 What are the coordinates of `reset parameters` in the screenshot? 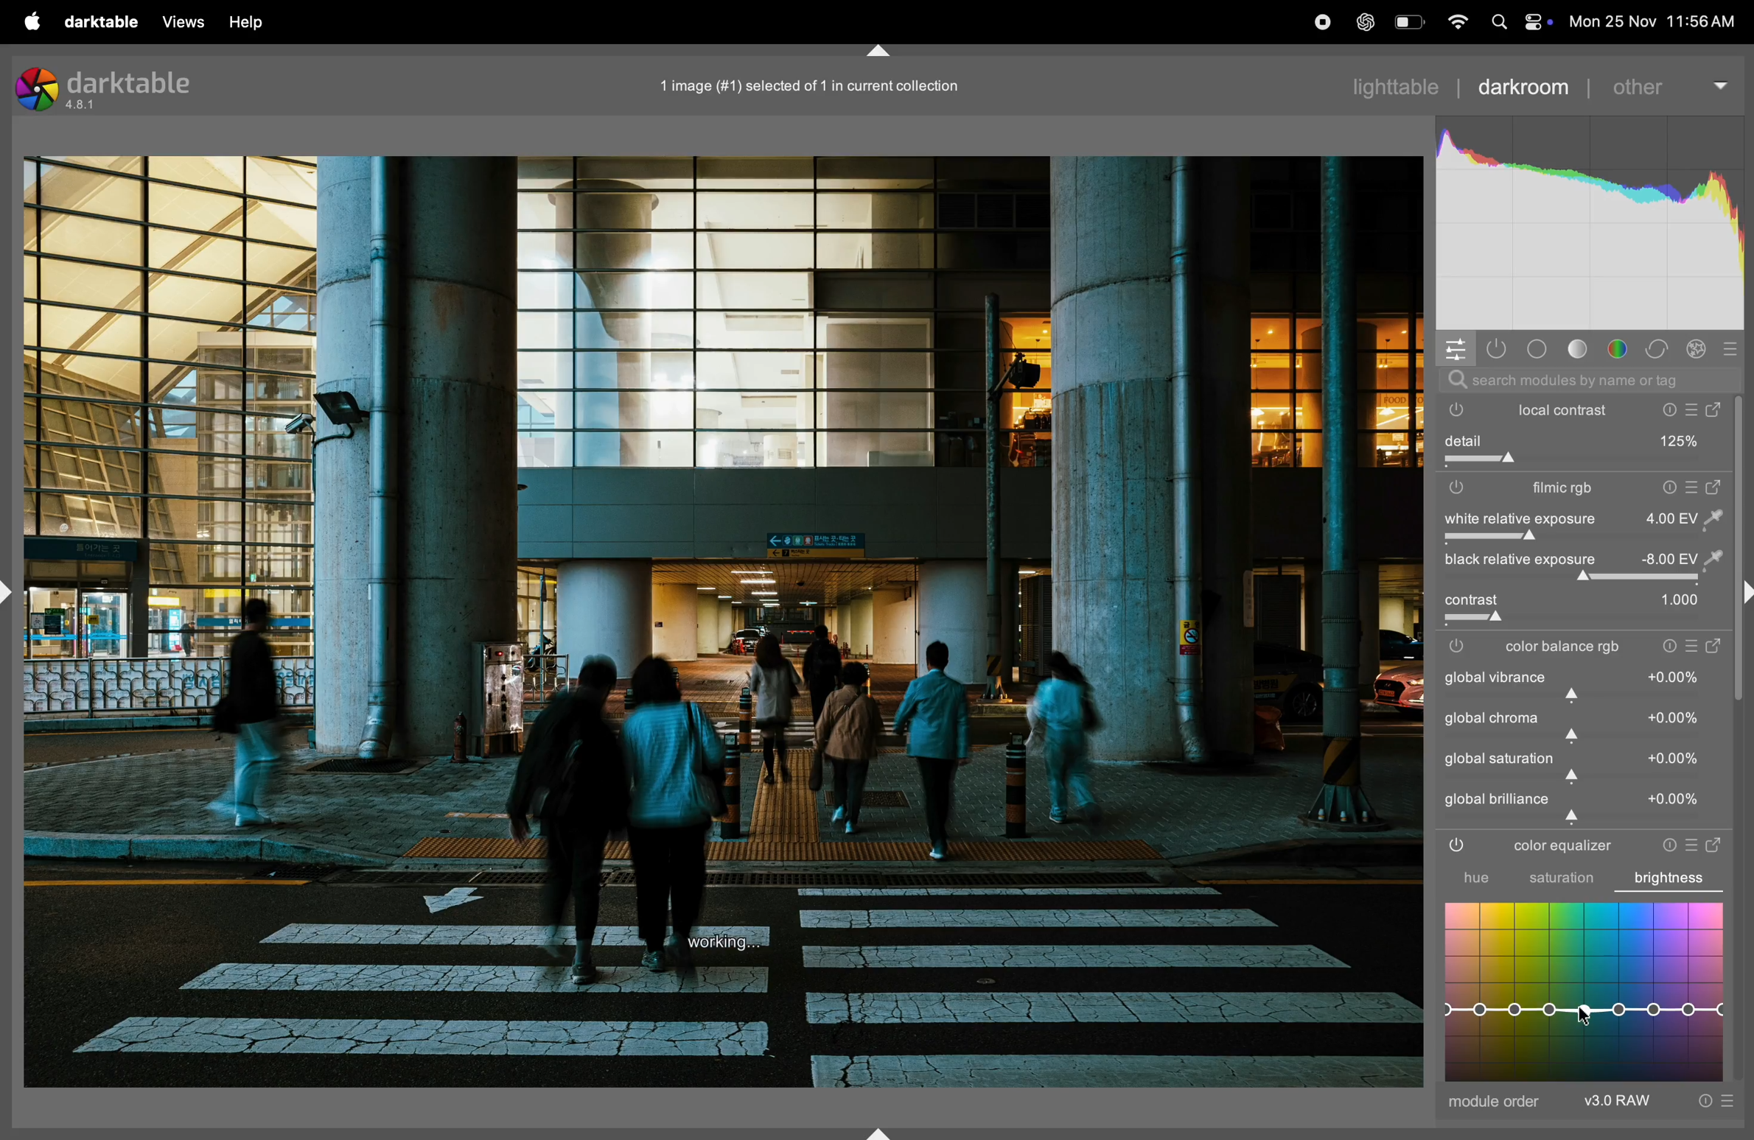 It's located at (1663, 844).